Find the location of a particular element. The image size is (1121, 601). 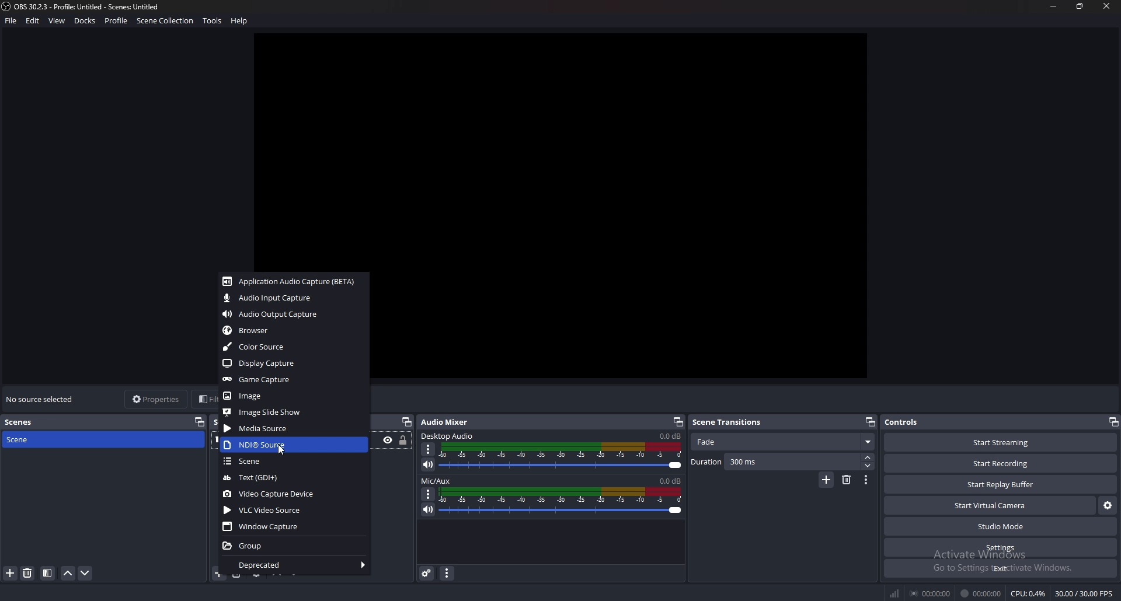

deprecated is located at coordinates (294, 565).